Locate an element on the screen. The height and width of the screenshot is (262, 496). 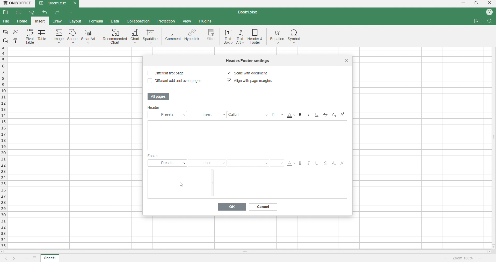
Insert is located at coordinates (208, 163).